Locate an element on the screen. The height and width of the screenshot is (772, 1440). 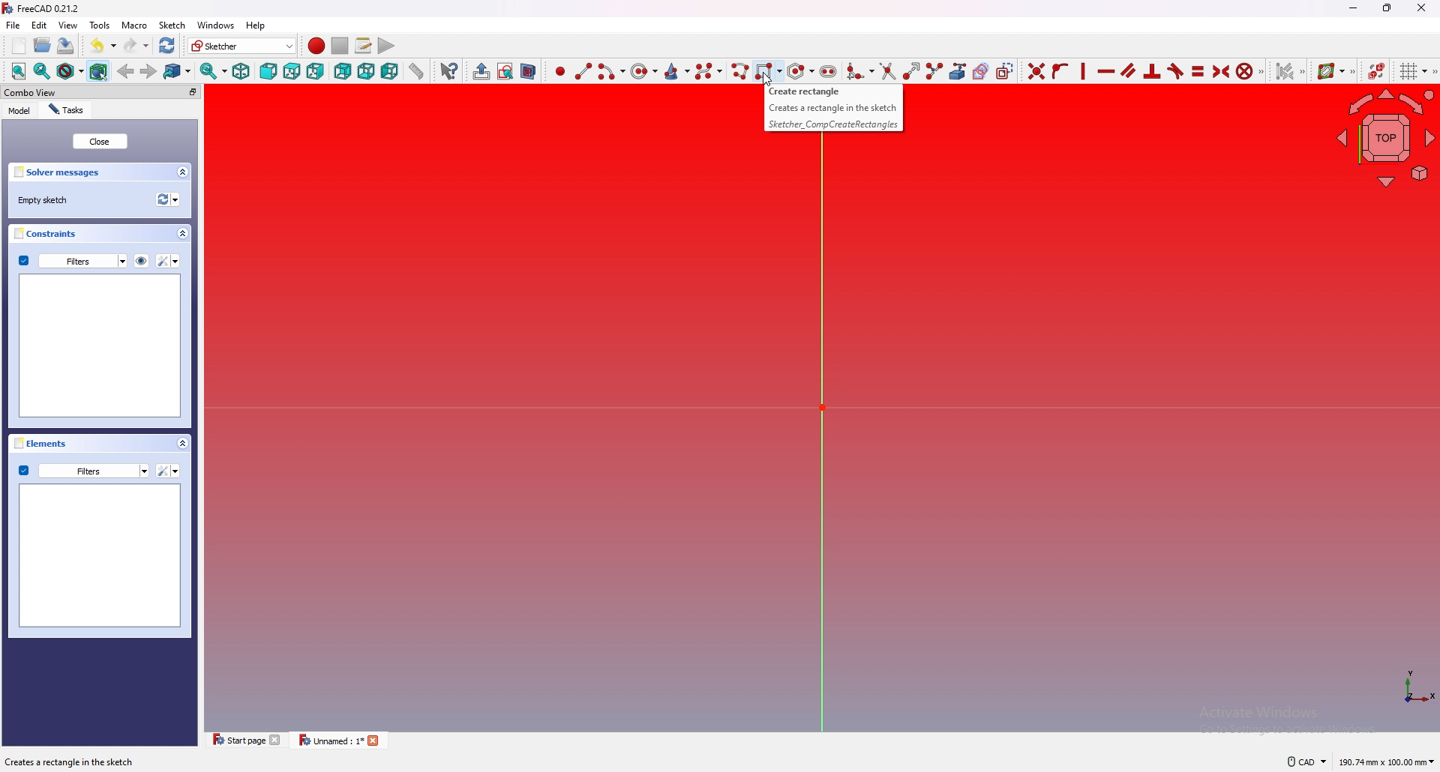
tab is located at coordinates (337, 739).